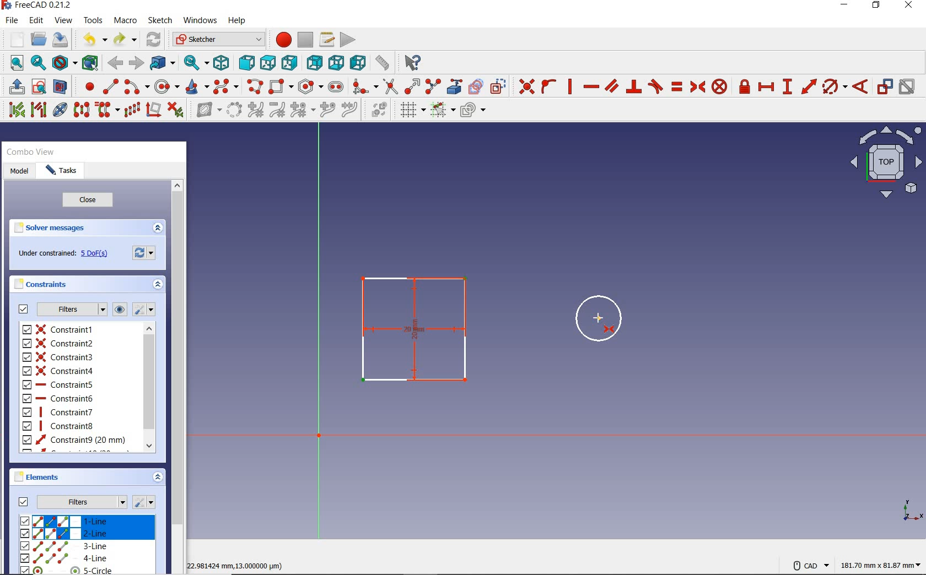 This screenshot has width=926, height=575. I want to click on create slot, so click(338, 88).